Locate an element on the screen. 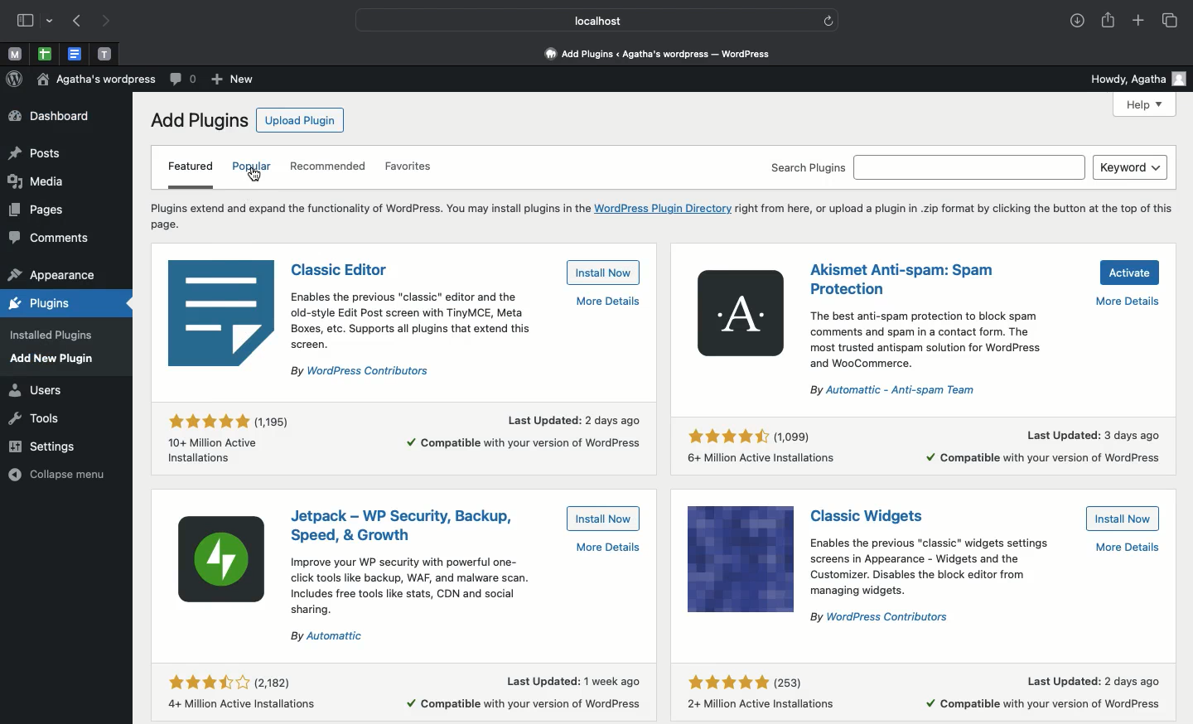 The height and width of the screenshot is (724, 1193). posts is located at coordinates (36, 154).